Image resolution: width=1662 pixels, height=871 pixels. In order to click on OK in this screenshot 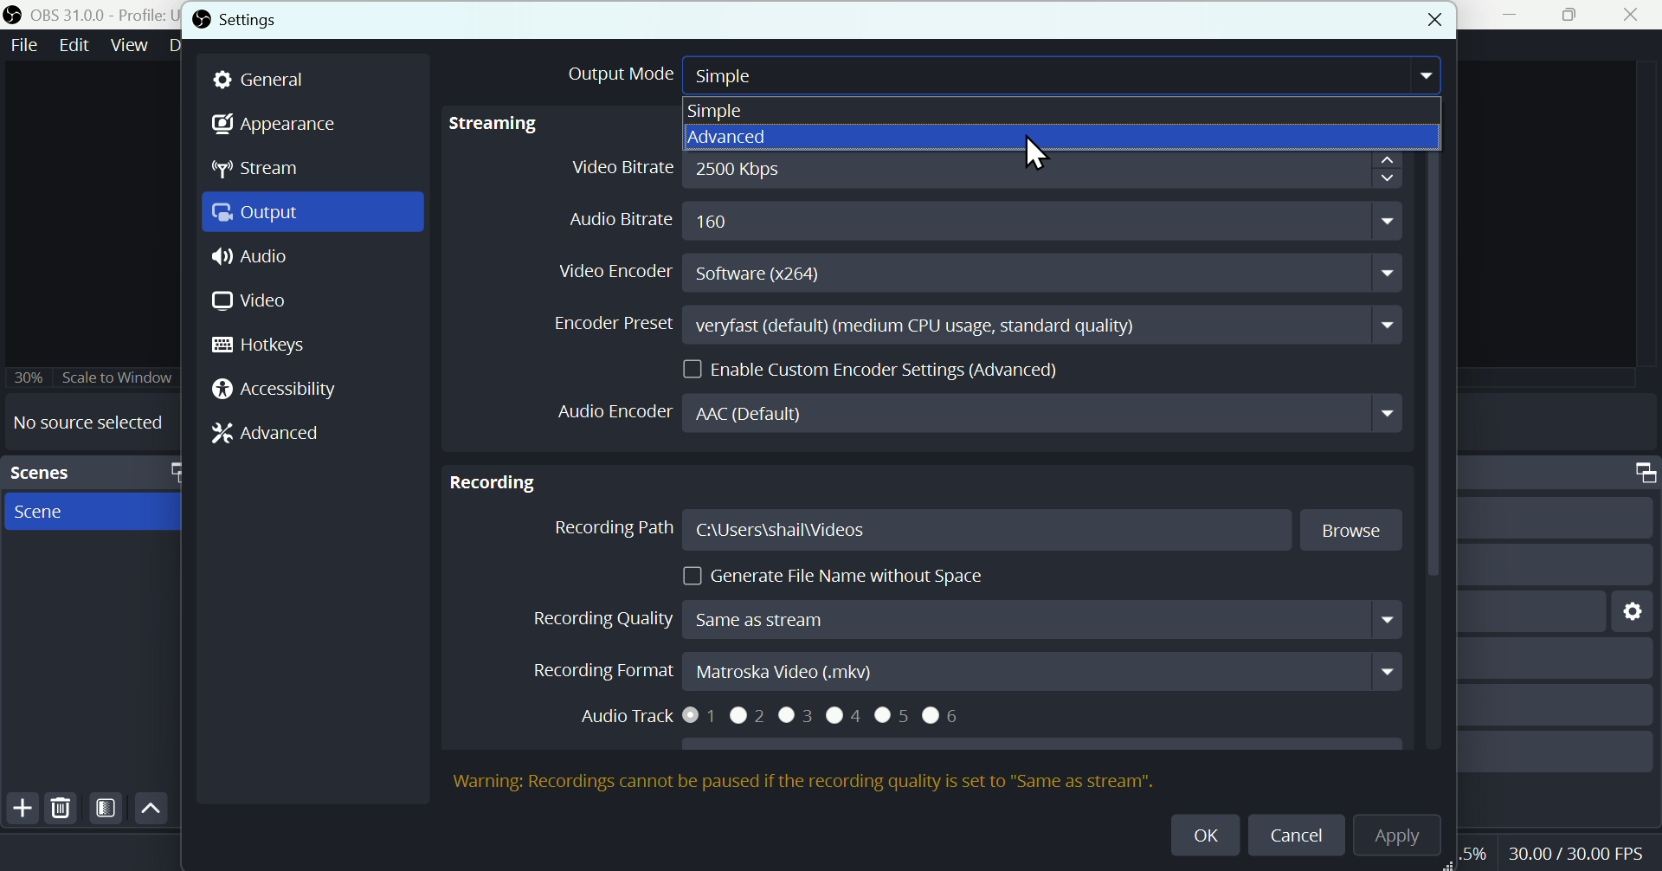, I will do `click(1200, 833)`.